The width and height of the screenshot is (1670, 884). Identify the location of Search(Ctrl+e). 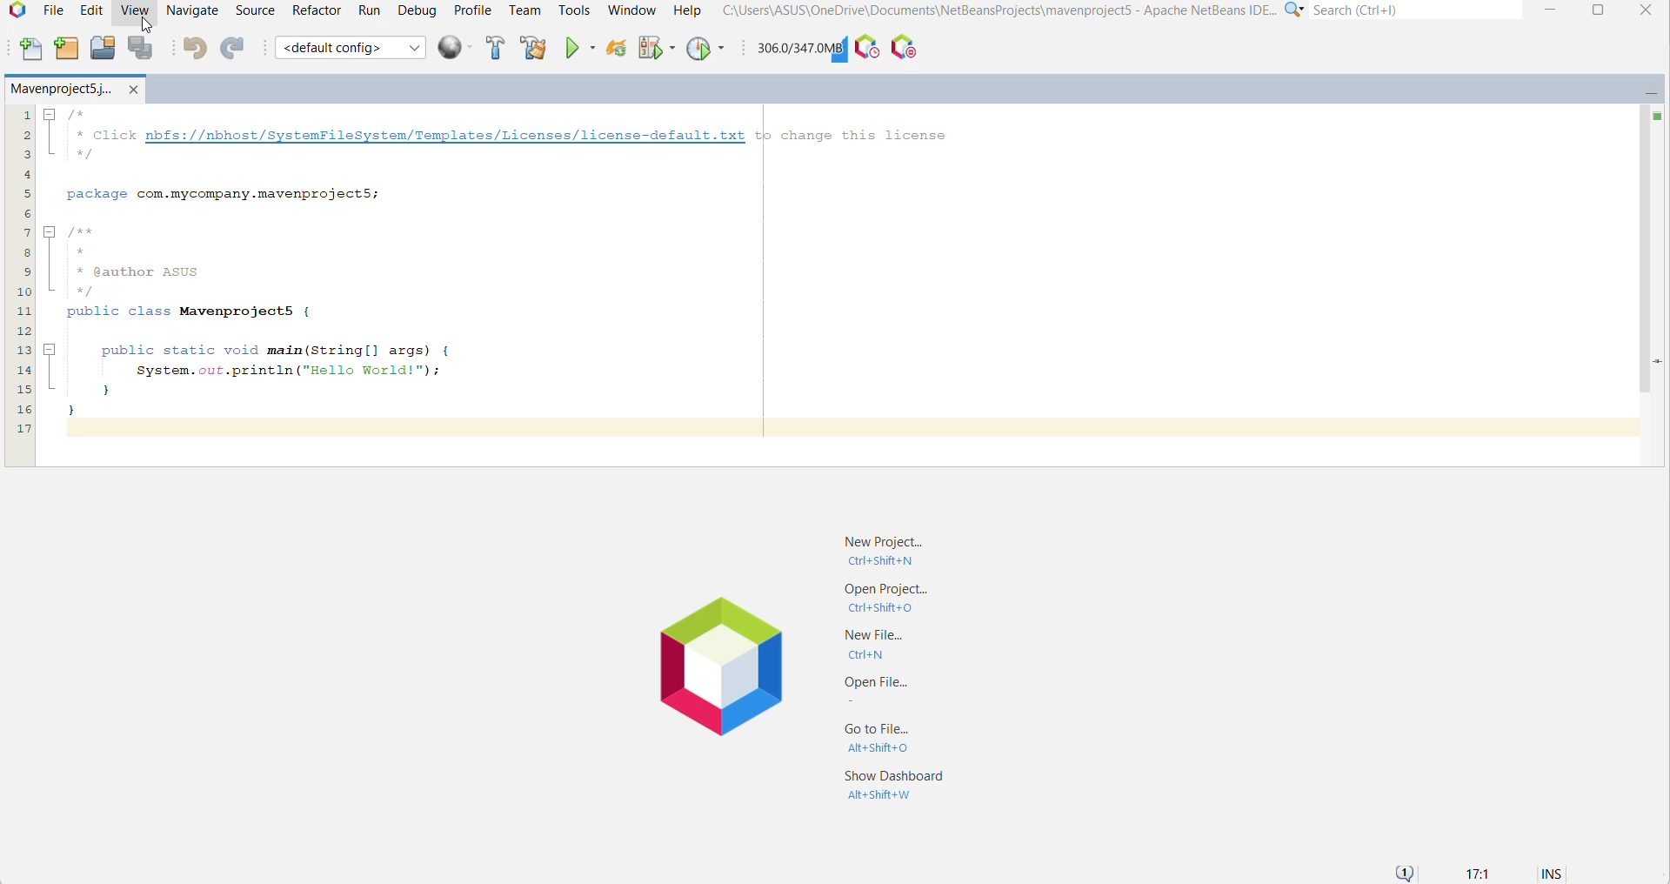
(1419, 10).